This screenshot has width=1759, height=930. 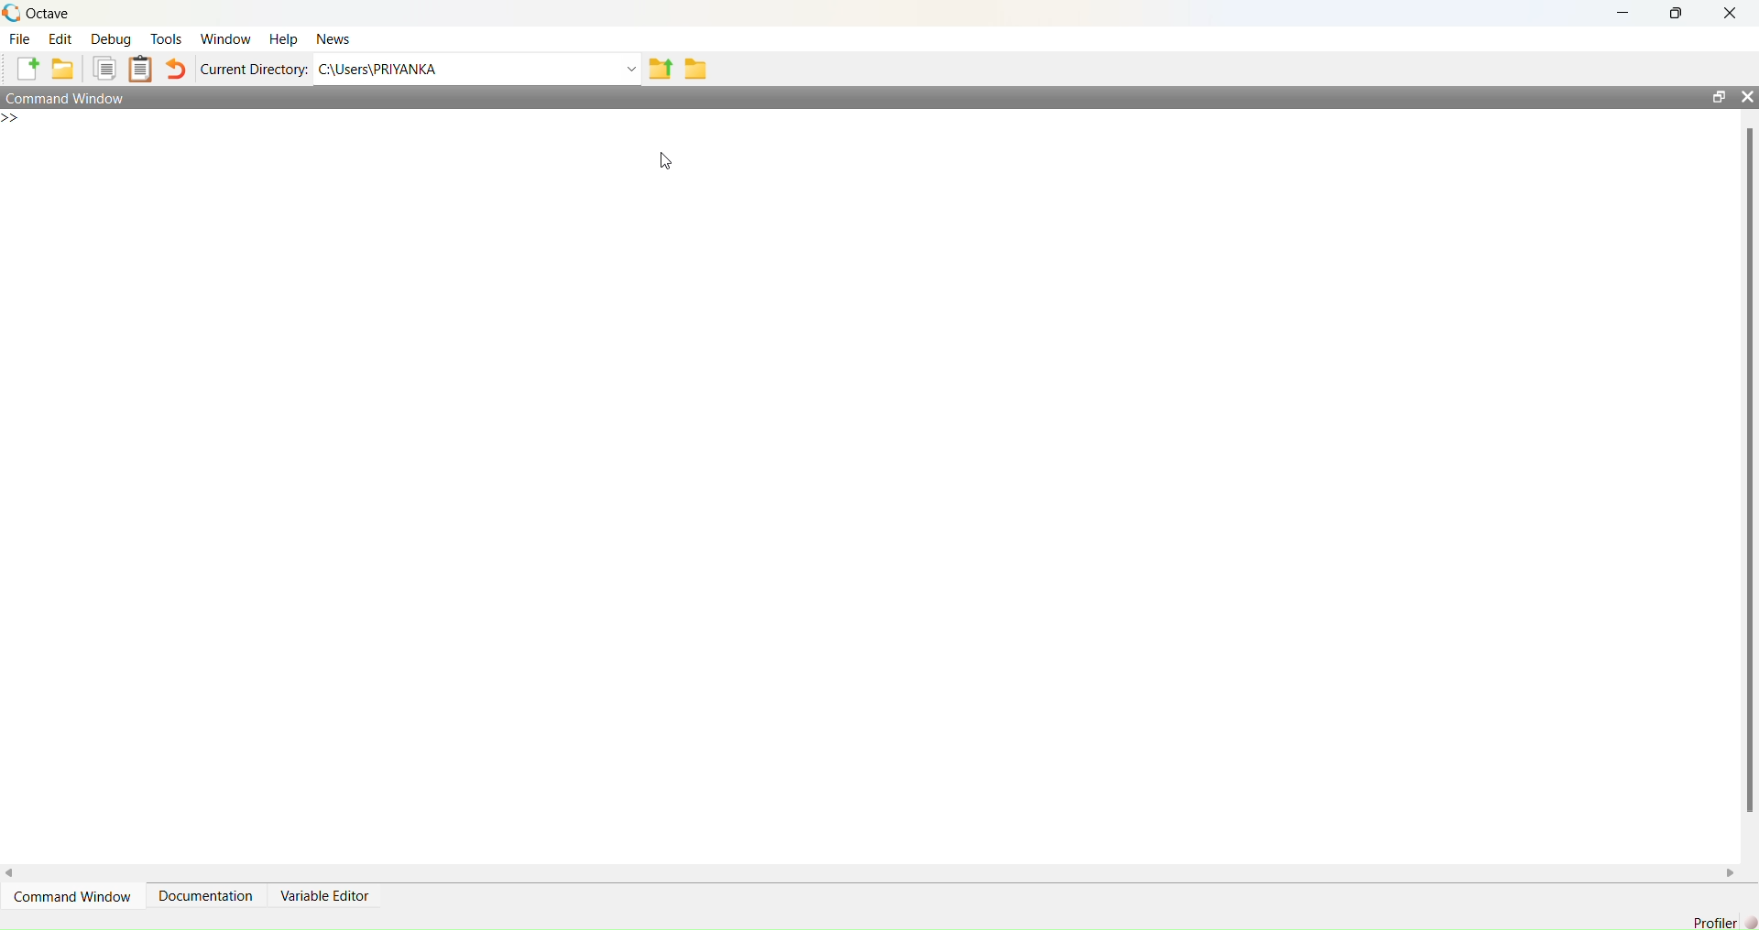 I want to click on close, so click(x=1748, y=96).